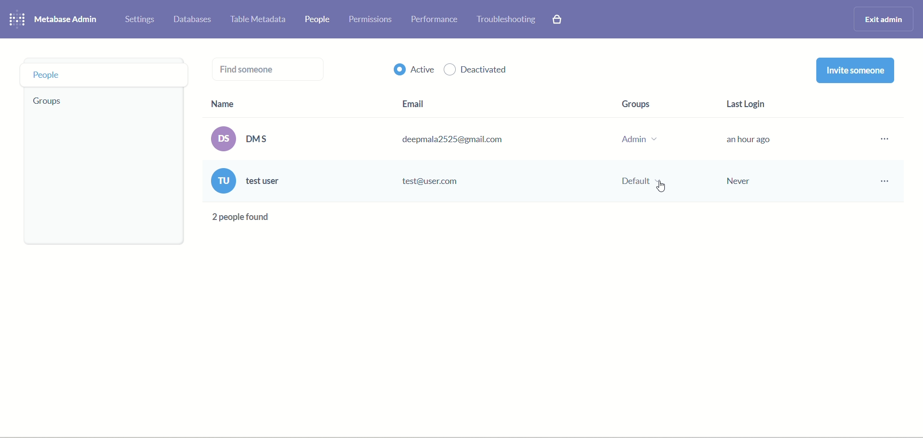 The width and height of the screenshot is (923, 438). I want to click on deactivated, so click(477, 71).